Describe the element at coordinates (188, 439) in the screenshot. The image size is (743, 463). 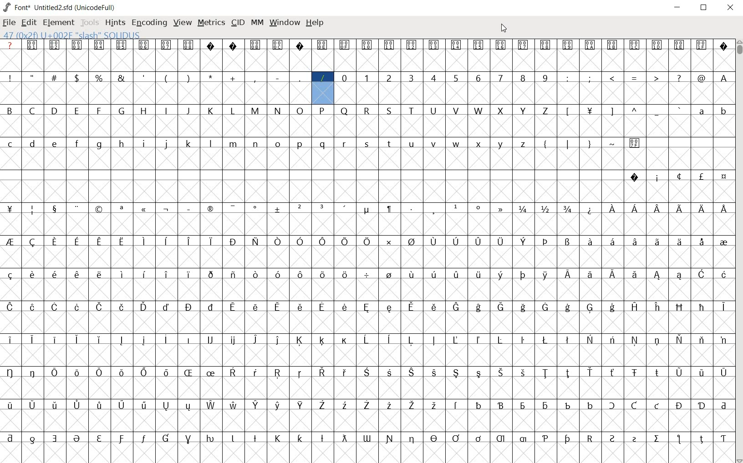
I see `glyph` at that location.